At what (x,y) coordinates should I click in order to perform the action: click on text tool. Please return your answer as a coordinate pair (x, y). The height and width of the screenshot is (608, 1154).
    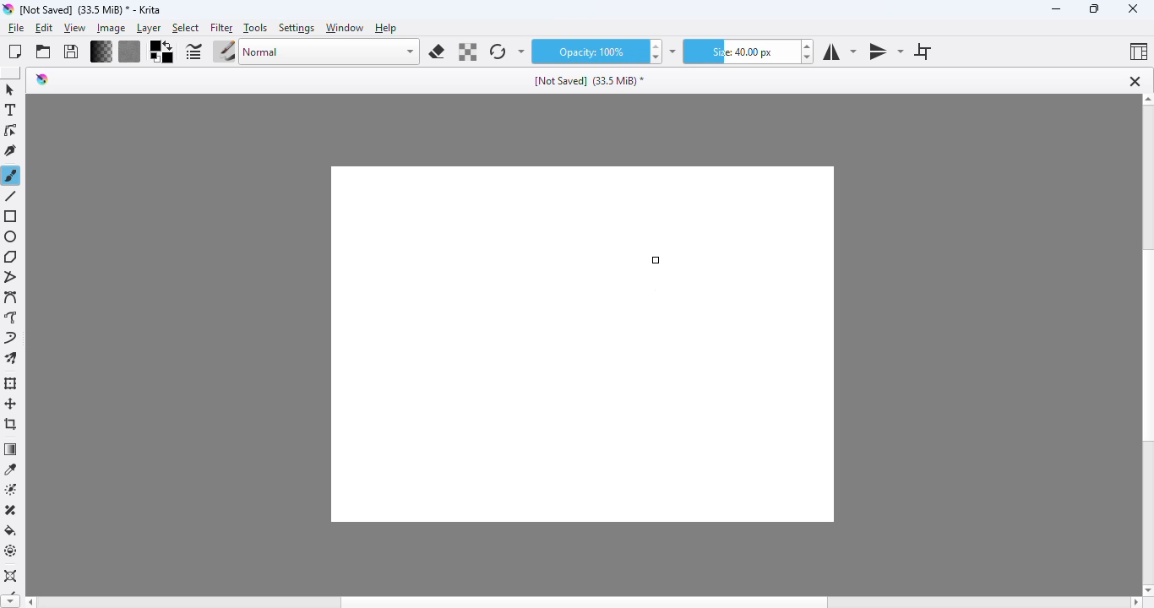
    Looking at the image, I should click on (11, 110).